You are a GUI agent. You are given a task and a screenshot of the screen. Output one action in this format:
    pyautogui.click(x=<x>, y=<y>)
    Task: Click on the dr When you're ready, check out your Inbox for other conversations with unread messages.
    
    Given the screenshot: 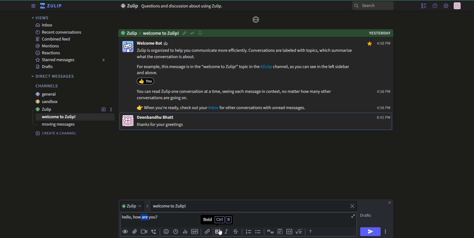 What is the action you would take?
    pyautogui.click(x=221, y=108)
    